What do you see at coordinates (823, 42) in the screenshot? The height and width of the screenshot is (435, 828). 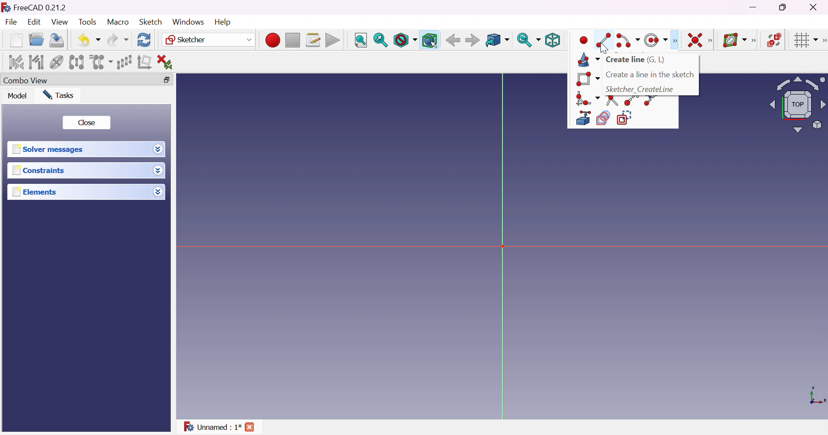 I see `[Sketcher edit tools]` at bounding box center [823, 42].